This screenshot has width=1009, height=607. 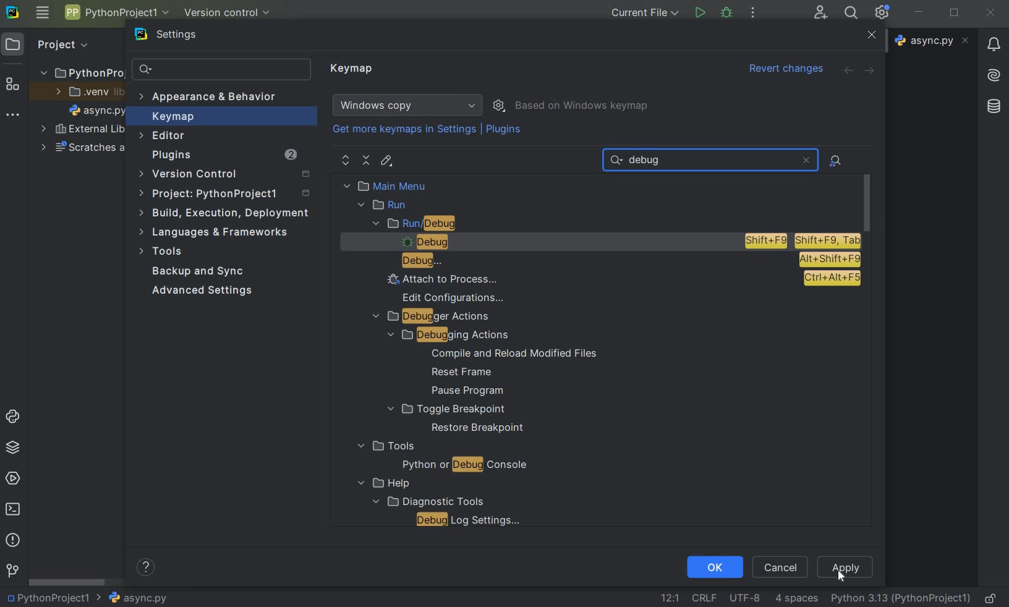 I want to click on debugger actions, so click(x=432, y=317).